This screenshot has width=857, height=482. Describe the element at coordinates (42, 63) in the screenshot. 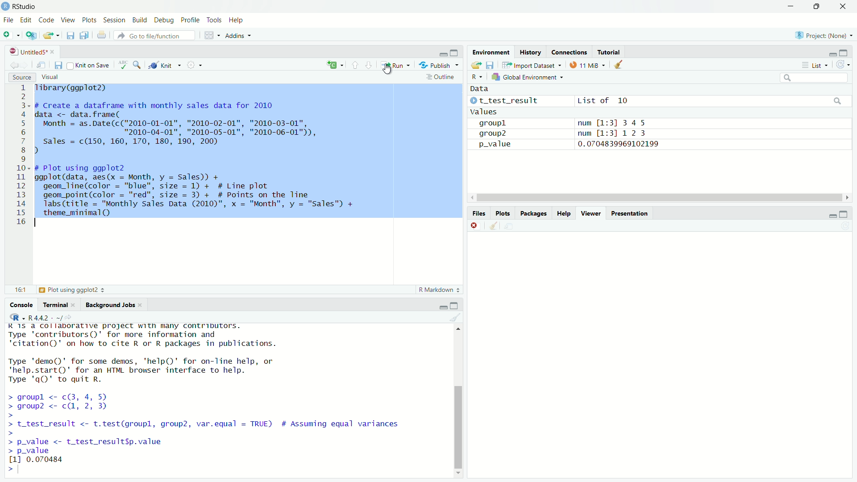

I see `save in new window` at that location.